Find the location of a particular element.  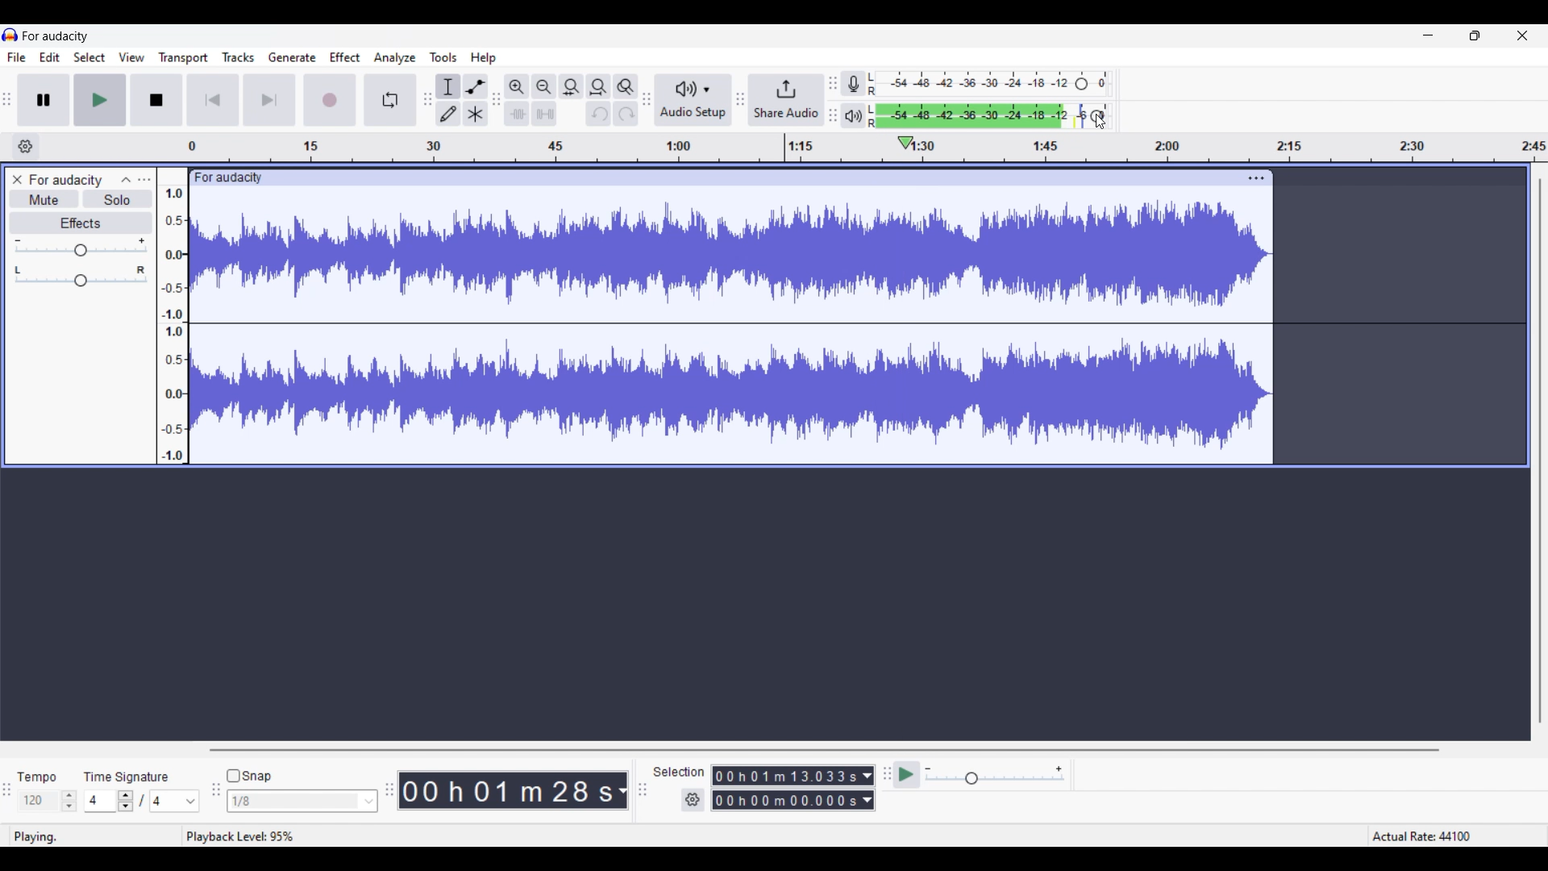

Project name is located at coordinates (56, 36).